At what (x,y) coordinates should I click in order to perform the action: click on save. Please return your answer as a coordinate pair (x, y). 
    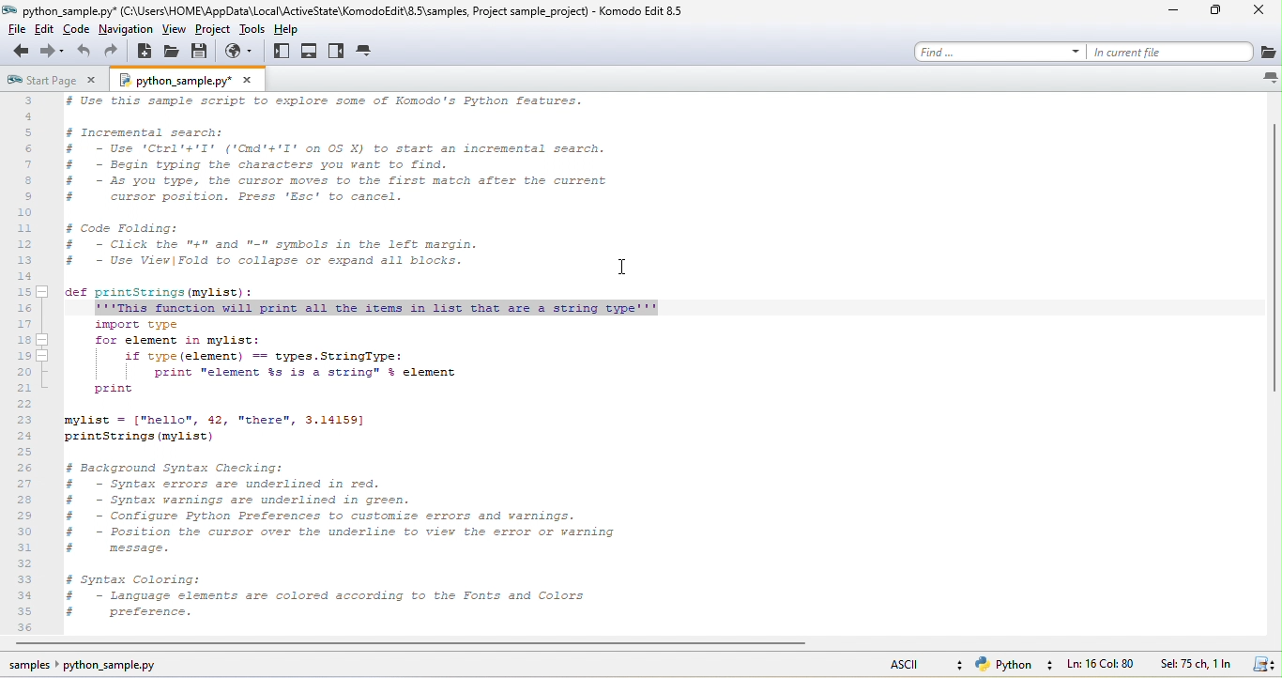
    Looking at the image, I should click on (1261, 665).